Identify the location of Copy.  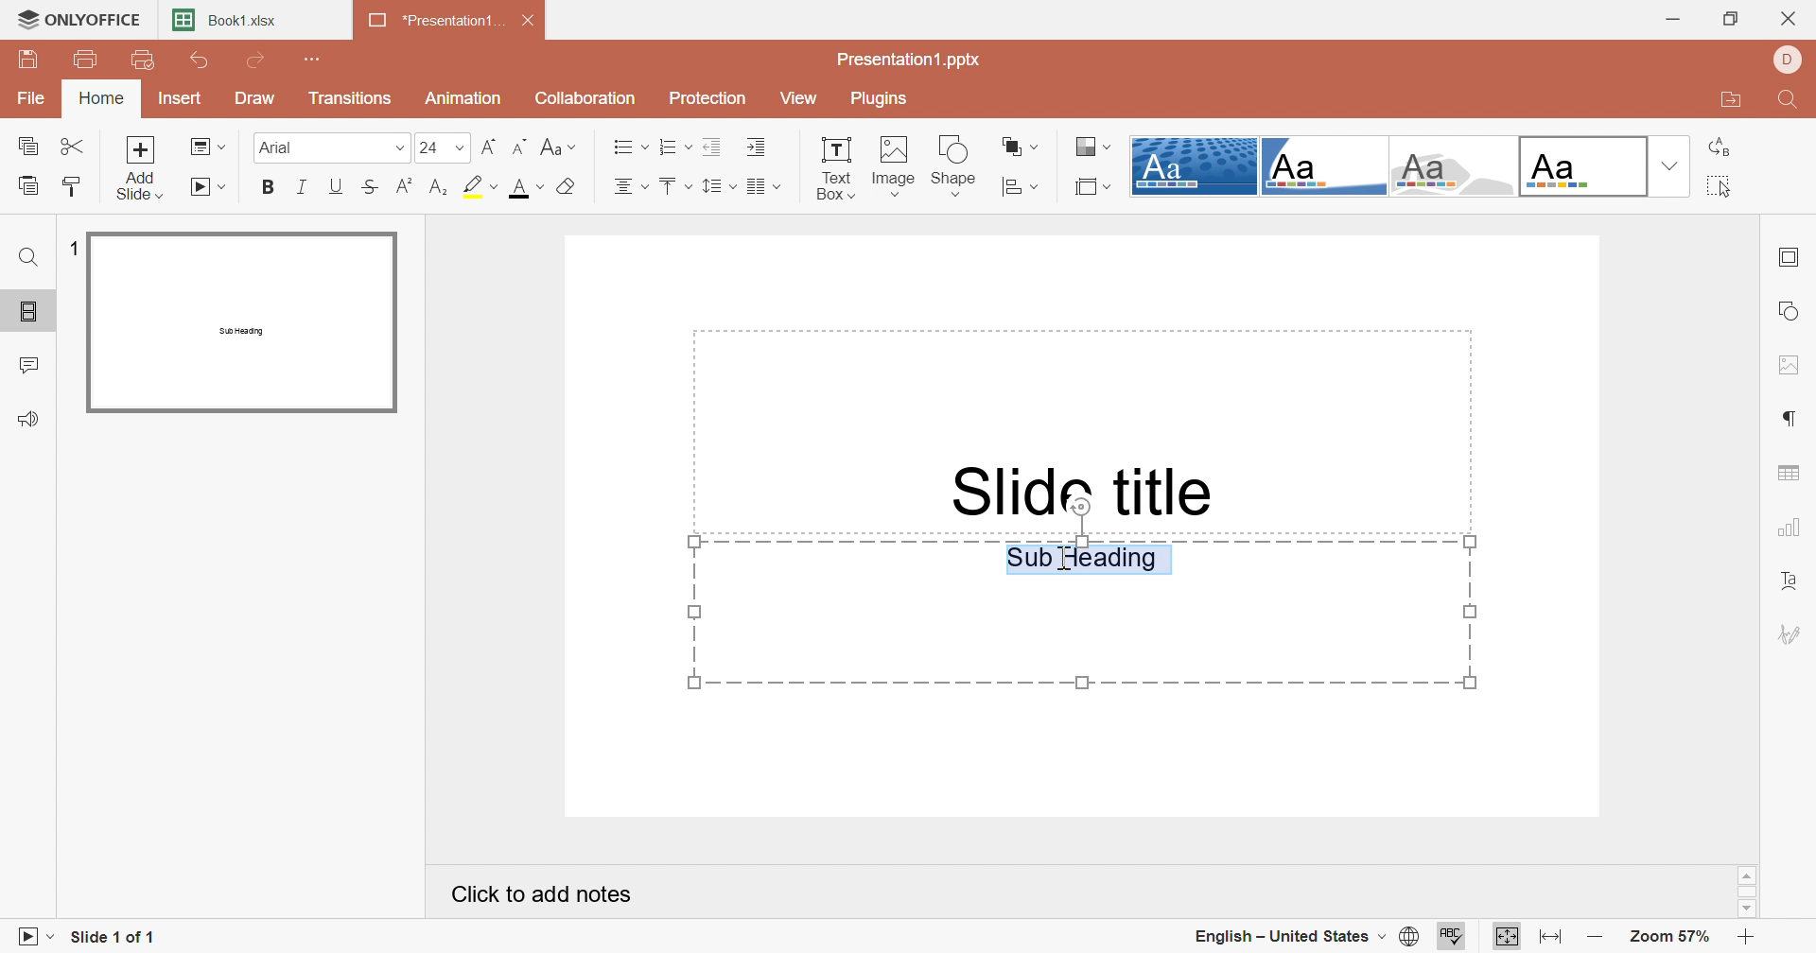
(28, 143).